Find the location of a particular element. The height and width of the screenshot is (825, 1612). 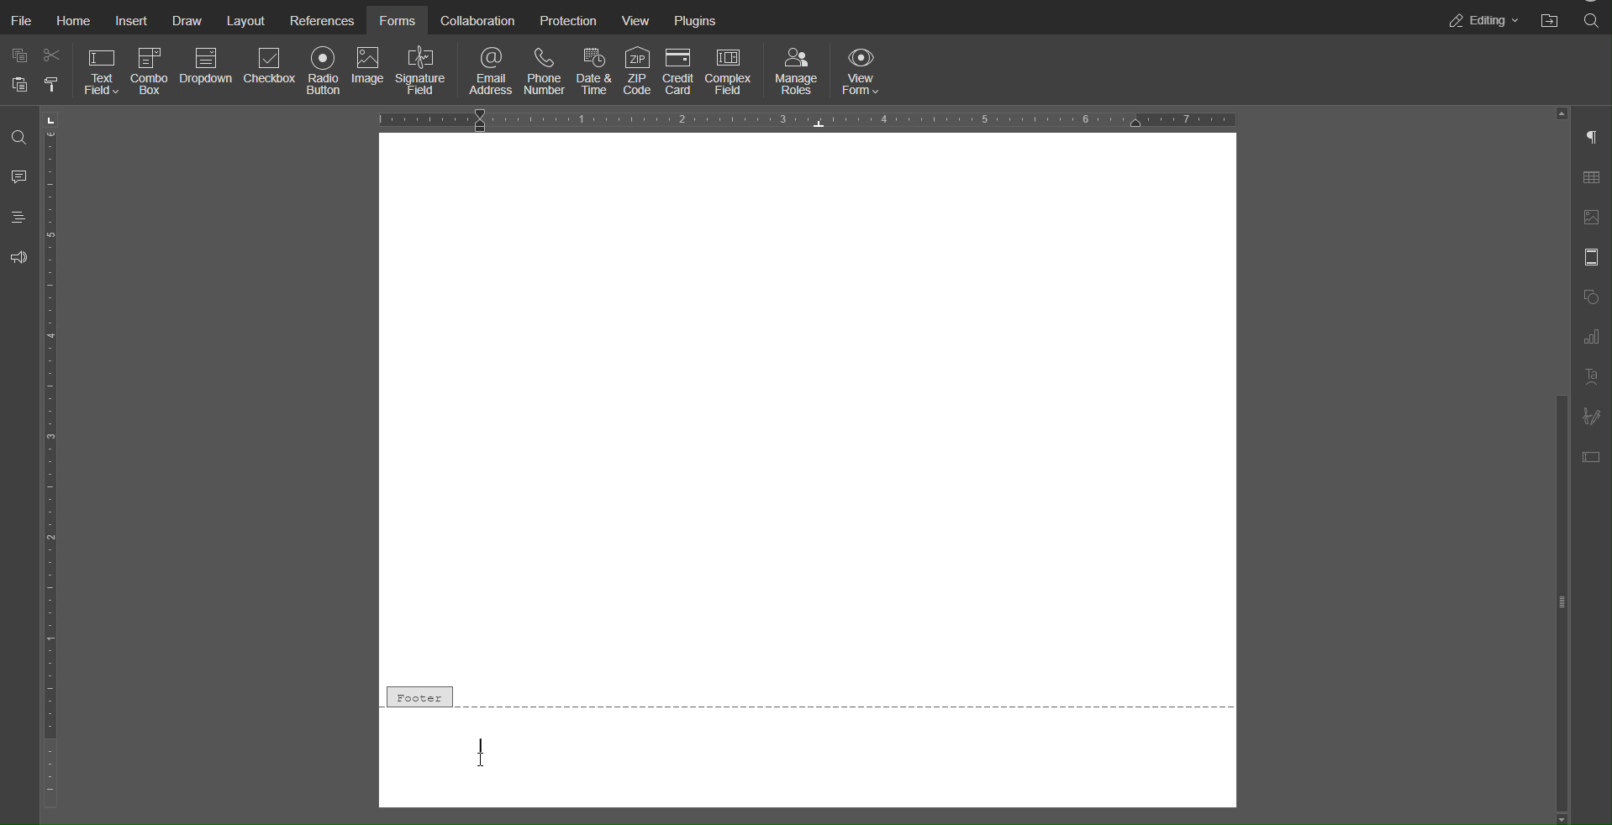

Signature Field is located at coordinates (425, 72).